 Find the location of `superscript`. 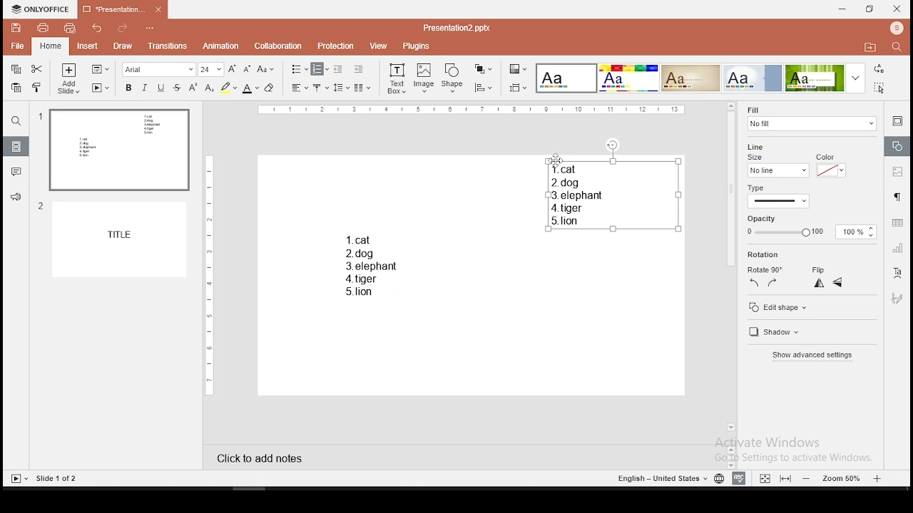

superscript is located at coordinates (193, 88).